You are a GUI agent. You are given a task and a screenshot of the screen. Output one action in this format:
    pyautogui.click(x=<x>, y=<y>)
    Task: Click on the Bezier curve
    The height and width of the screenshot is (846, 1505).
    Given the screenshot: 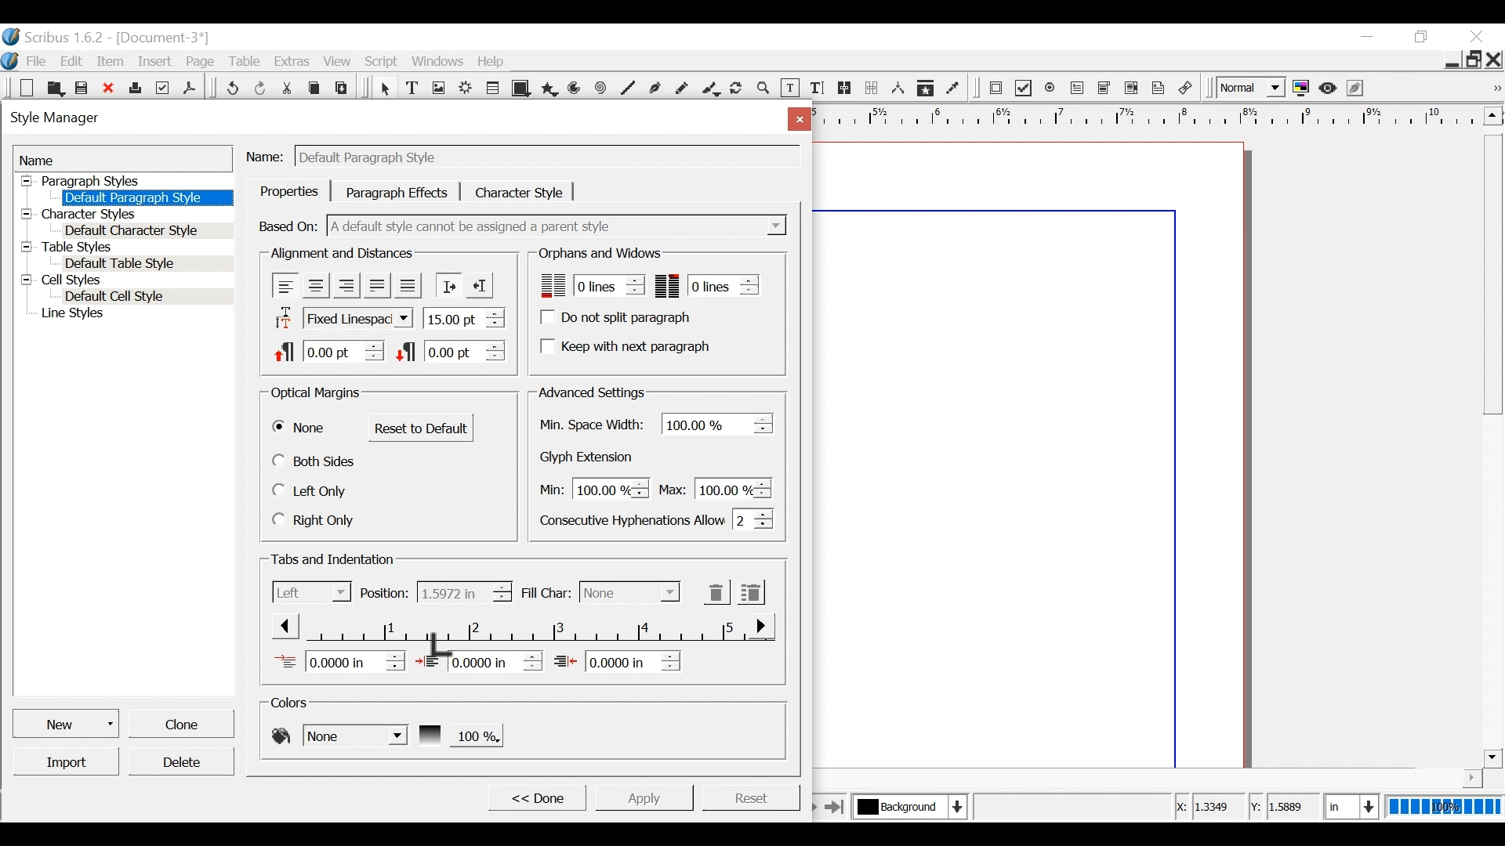 What is the action you would take?
    pyautogui.click(x=655, y=90)
    